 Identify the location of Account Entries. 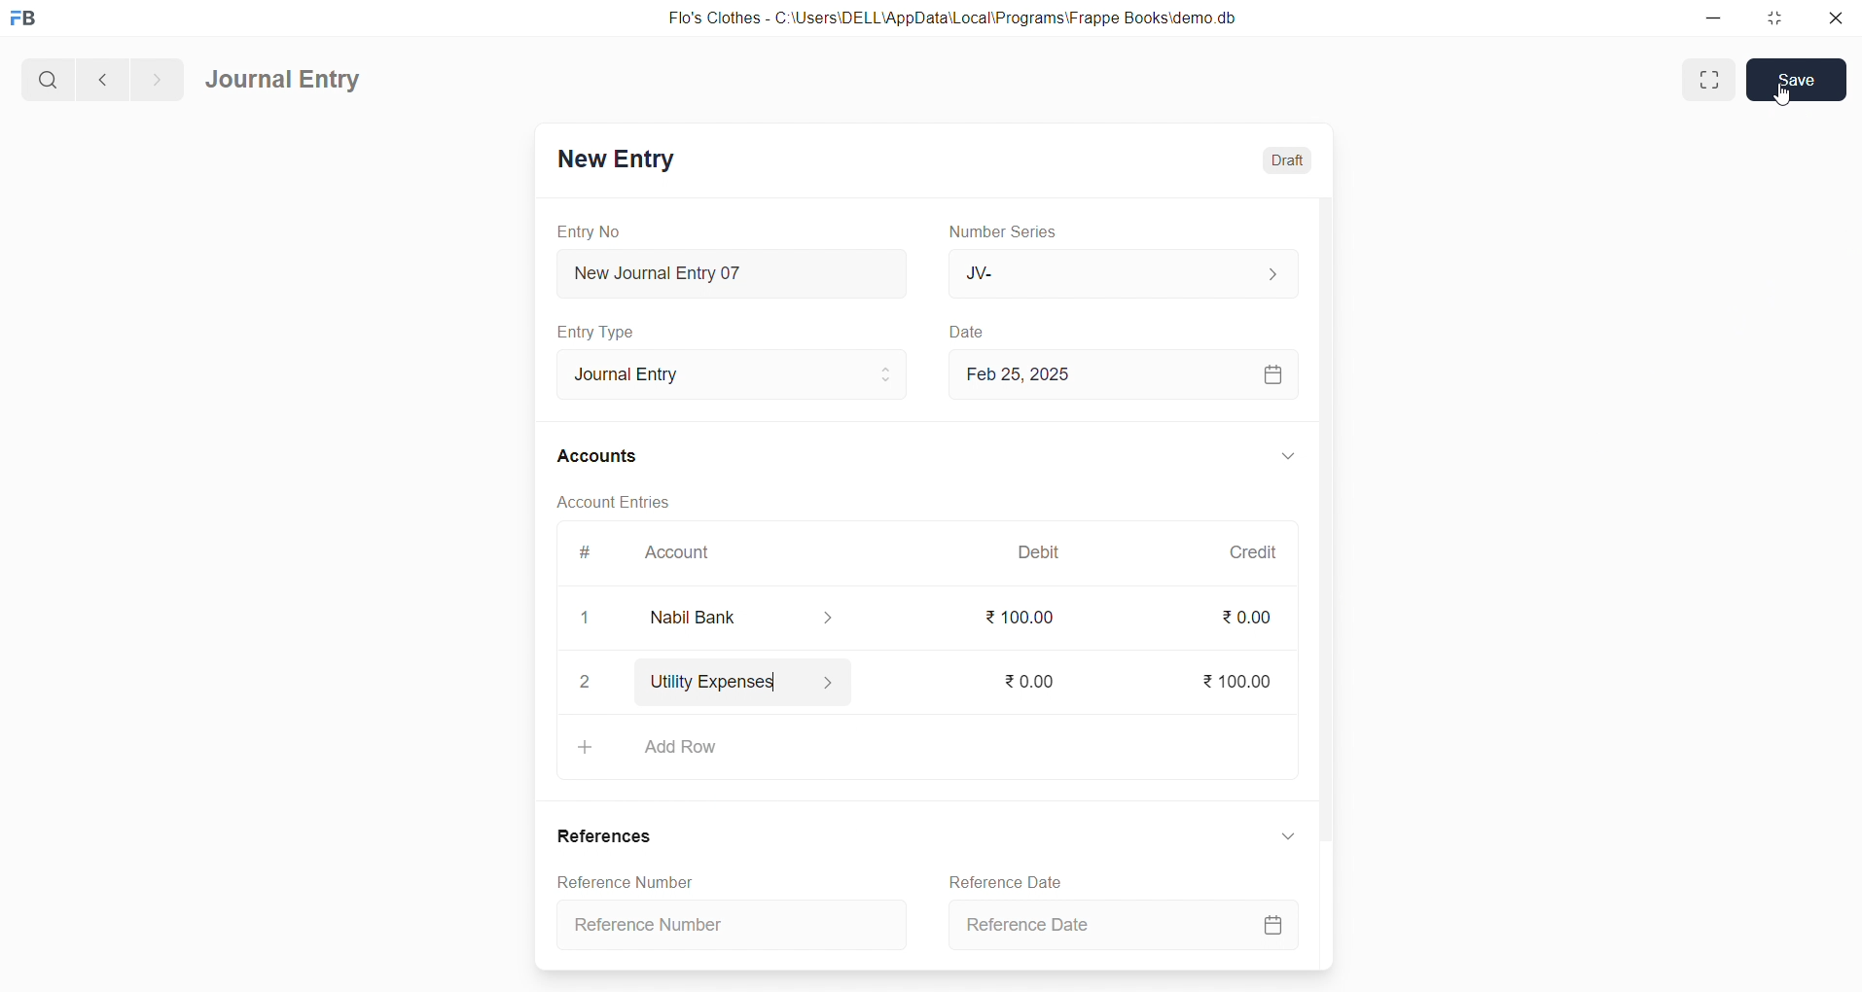
(603, 500).